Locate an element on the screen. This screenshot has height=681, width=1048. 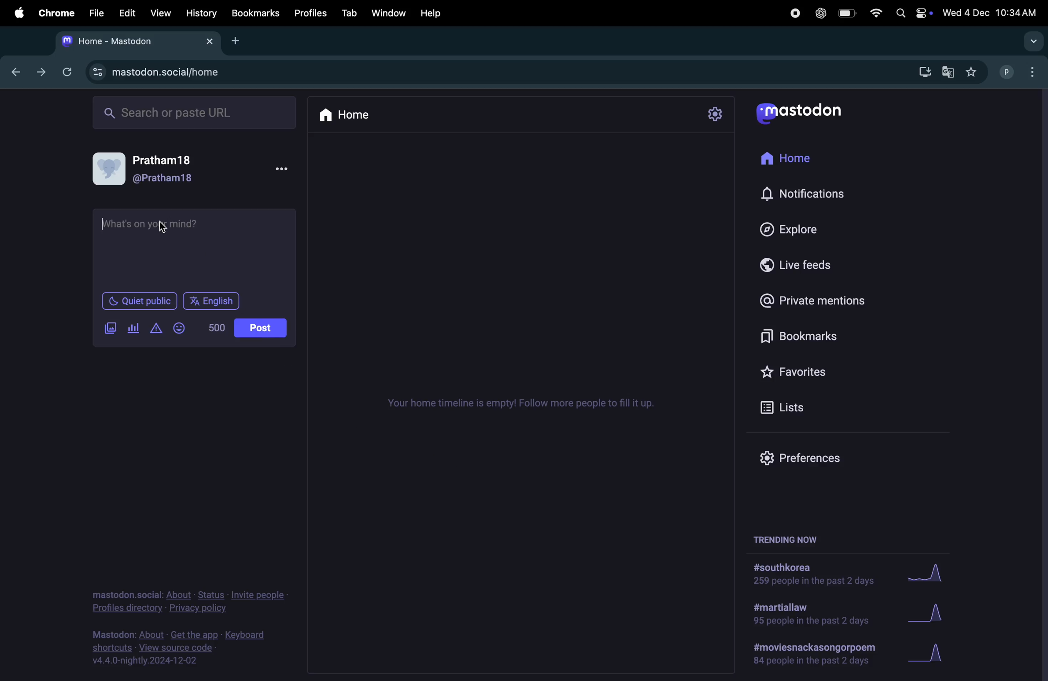
apple widgets is located at coordinates (912, 14).